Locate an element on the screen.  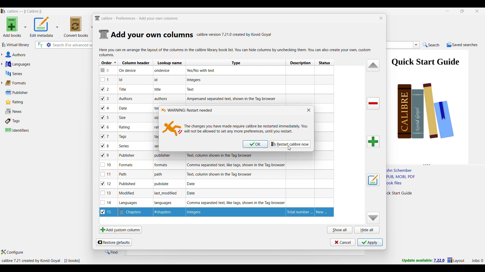
Section details is located at coordinates (152, 35).